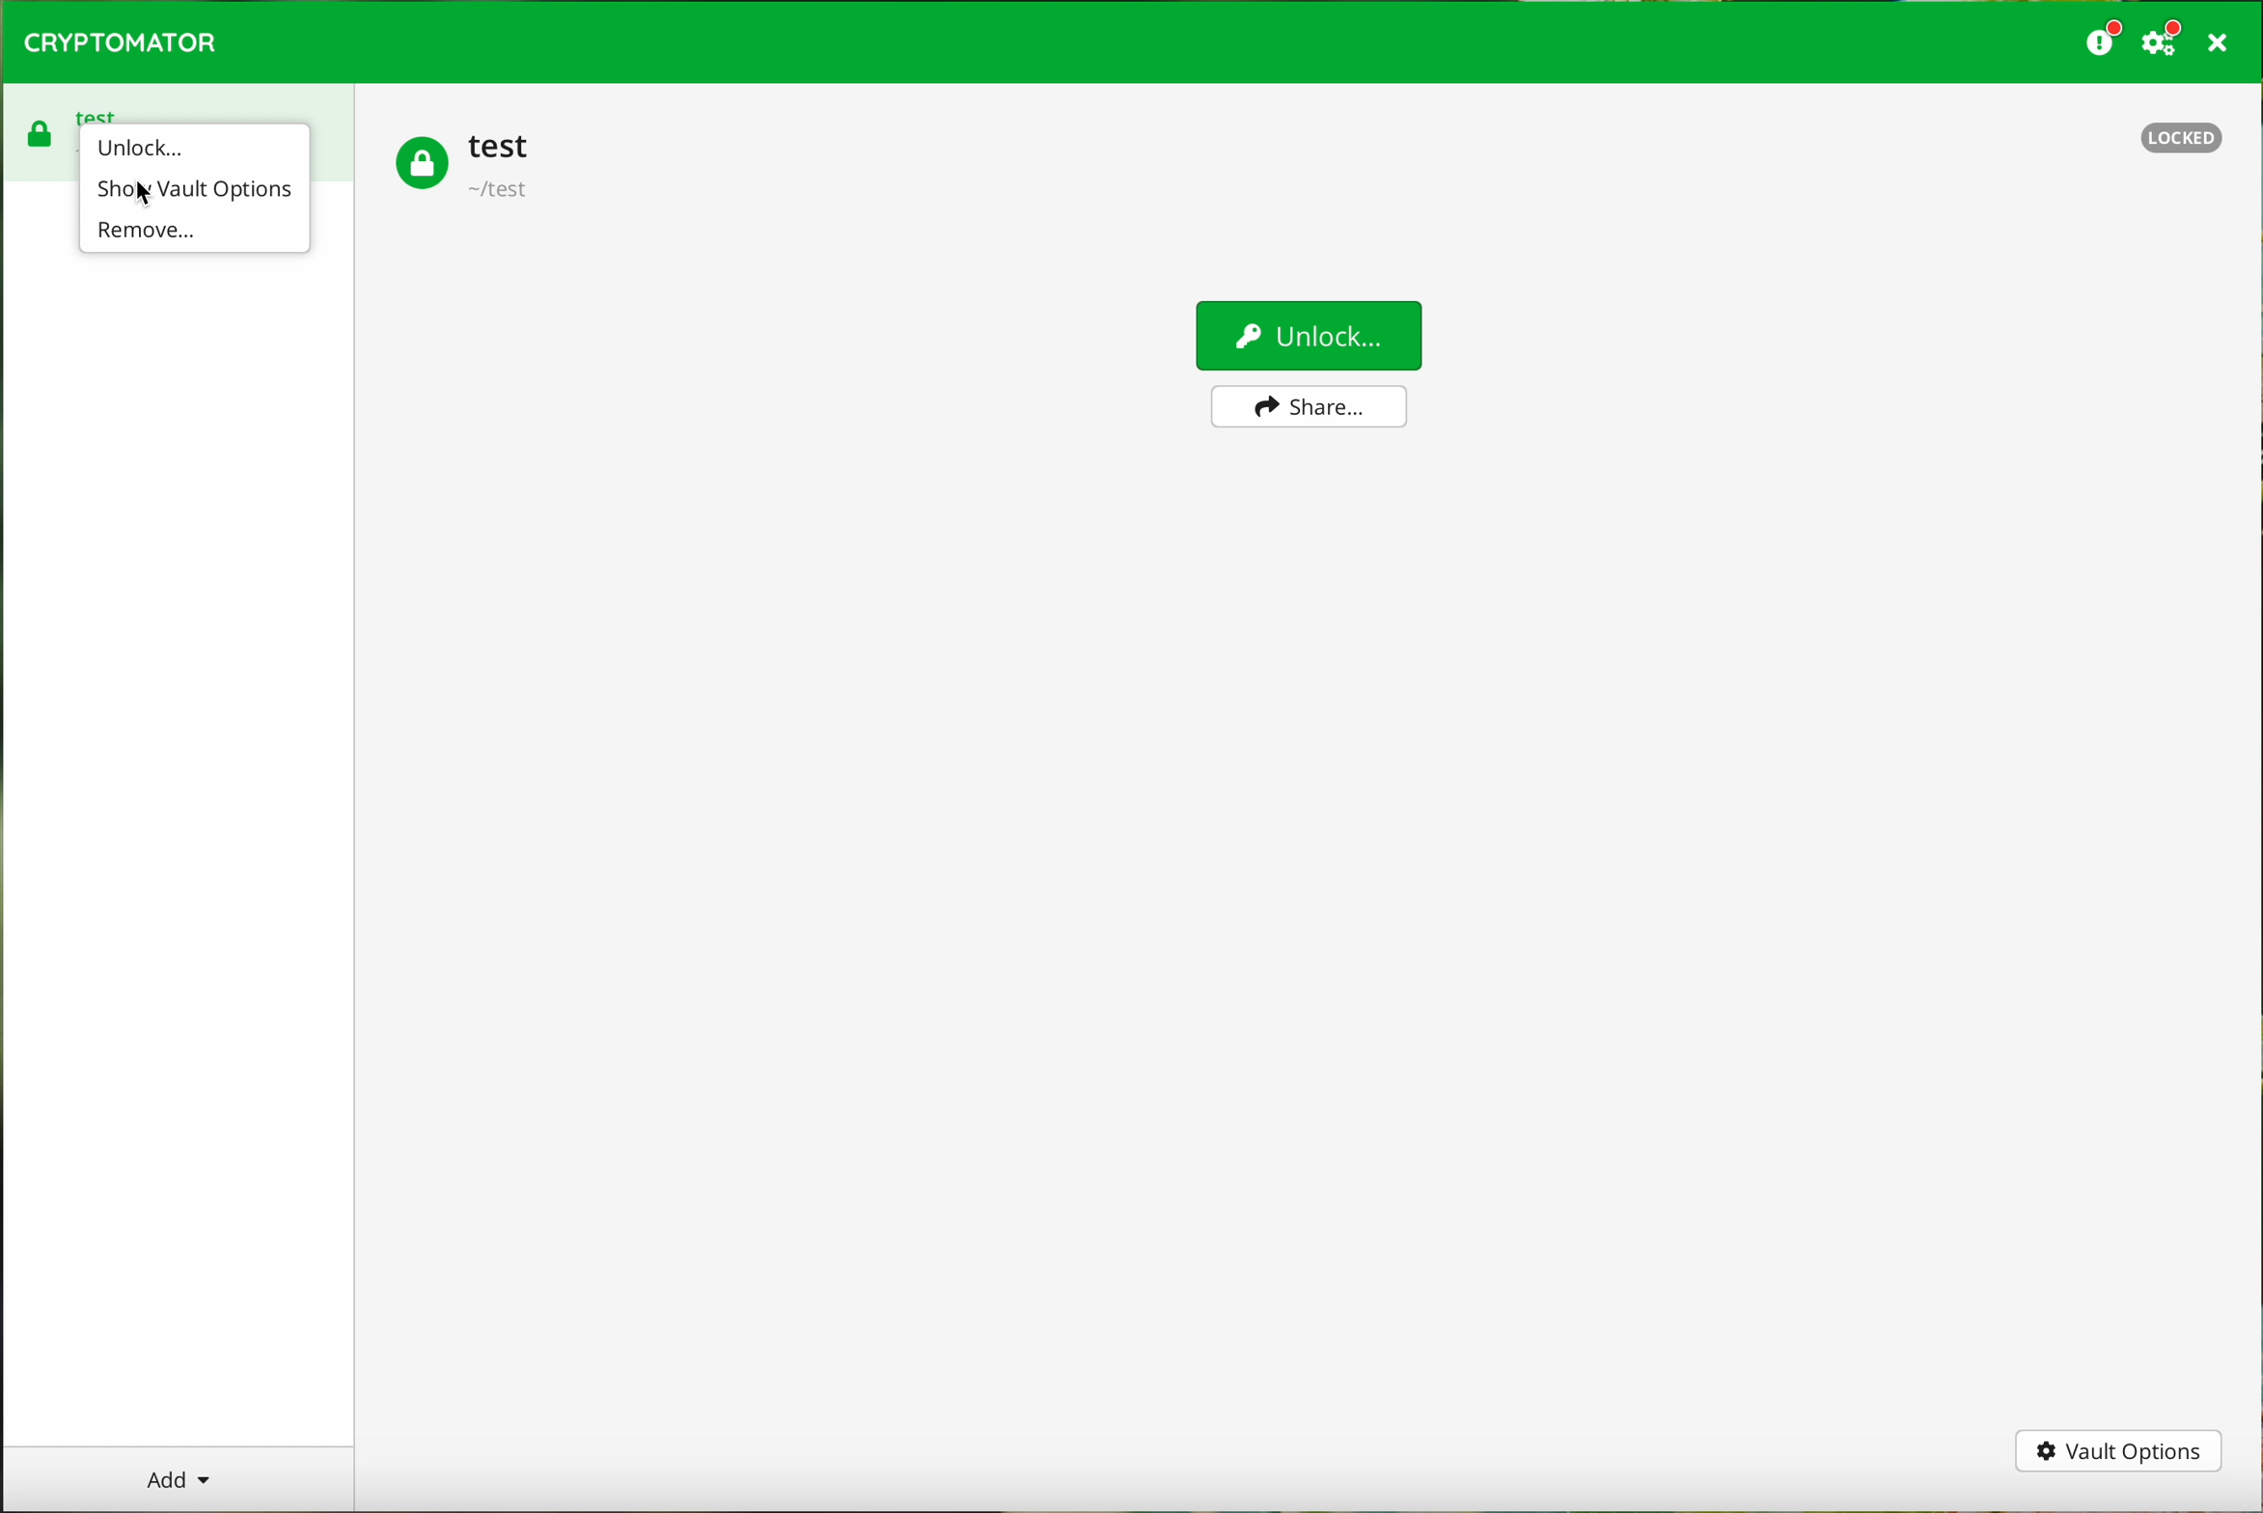  What do you see at coordinates (2166, 40) in the screenshot?
I see `settings` at bounding box center [2166, 40].